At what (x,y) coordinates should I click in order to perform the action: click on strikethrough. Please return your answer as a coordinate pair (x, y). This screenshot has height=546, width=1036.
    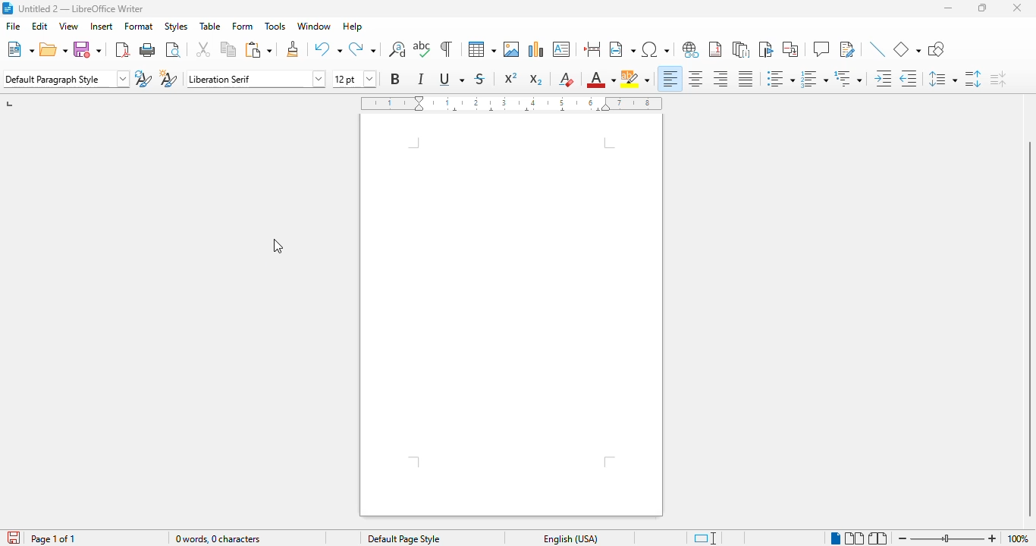
    Looking at the image, I should click on (480, 79).